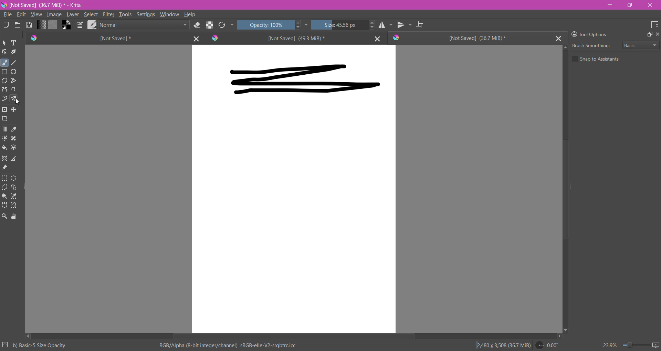  What do you see at coordinates (14, 158) in the screenshot?
I see `Measure the distance between the two points` at bounding box center [14, 158].